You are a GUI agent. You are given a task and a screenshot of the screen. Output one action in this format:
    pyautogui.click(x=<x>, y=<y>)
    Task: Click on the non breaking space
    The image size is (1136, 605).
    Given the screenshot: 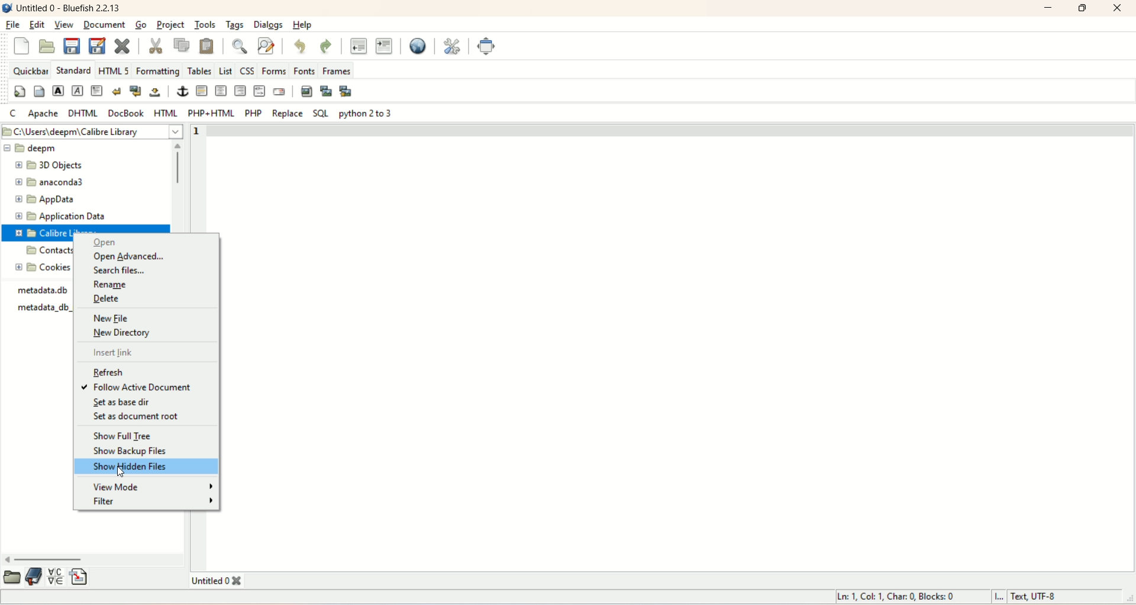 What is the action you would take?
    pyautogui.click(x=156, y=93)
    